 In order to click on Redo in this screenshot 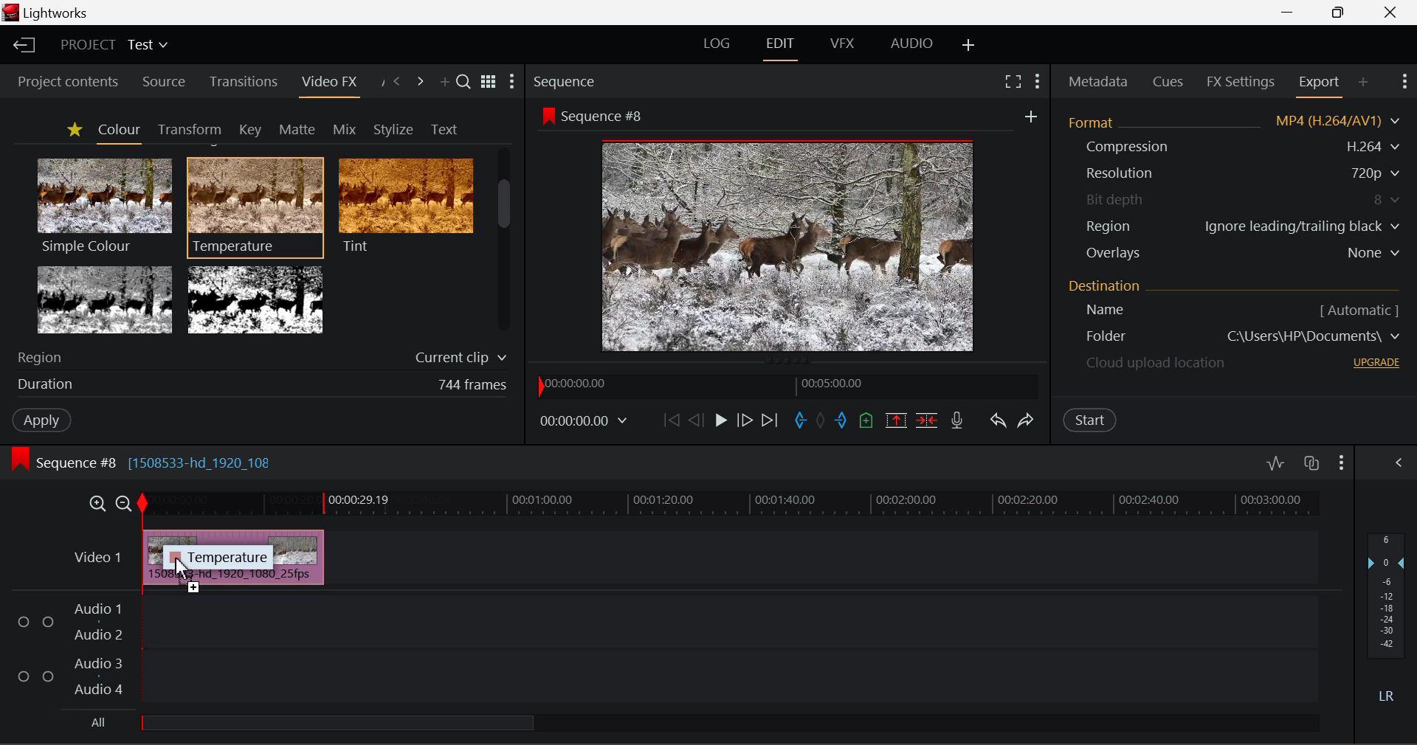, I will do `click(1029, 420)`.